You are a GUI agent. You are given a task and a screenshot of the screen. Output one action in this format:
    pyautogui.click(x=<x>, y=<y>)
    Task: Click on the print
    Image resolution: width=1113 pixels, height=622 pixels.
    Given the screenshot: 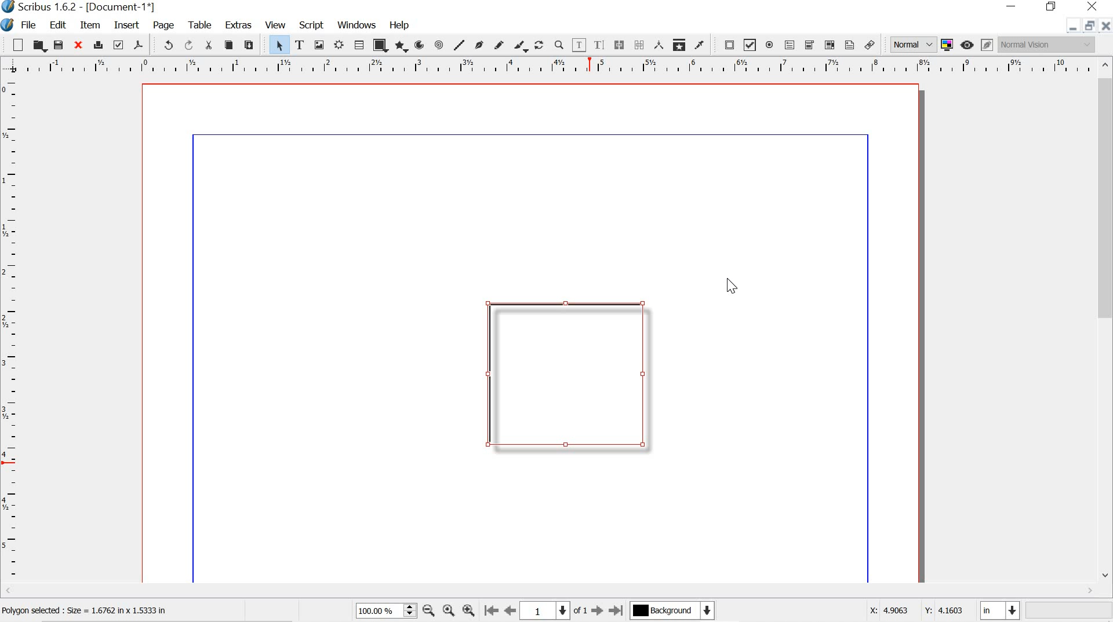 What is the action you would take?
    pyautogui.click(x=98, y=43)
    